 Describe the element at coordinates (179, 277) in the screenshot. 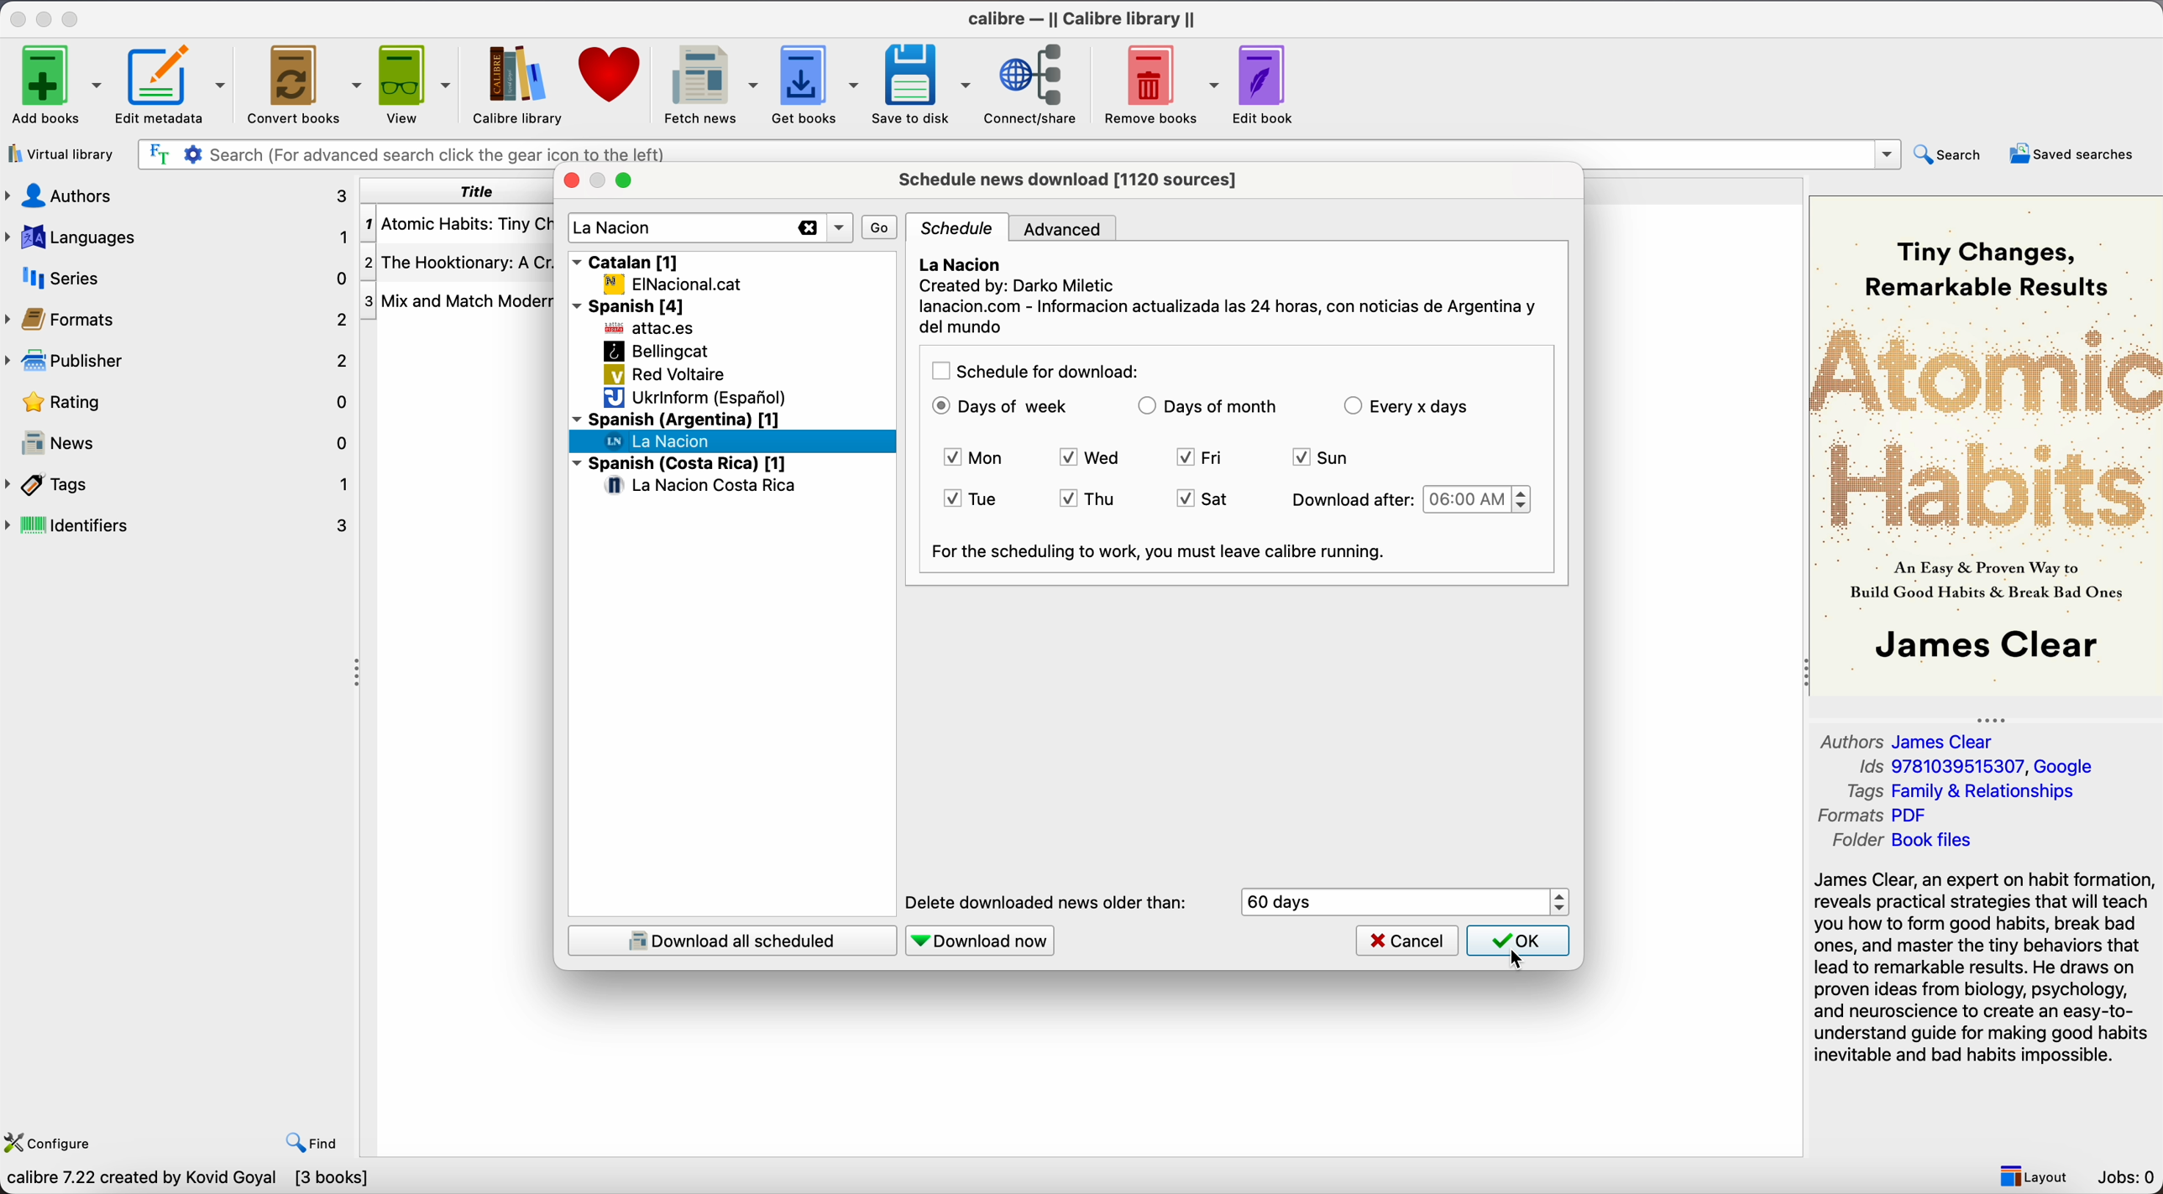

I see `series` at that location.